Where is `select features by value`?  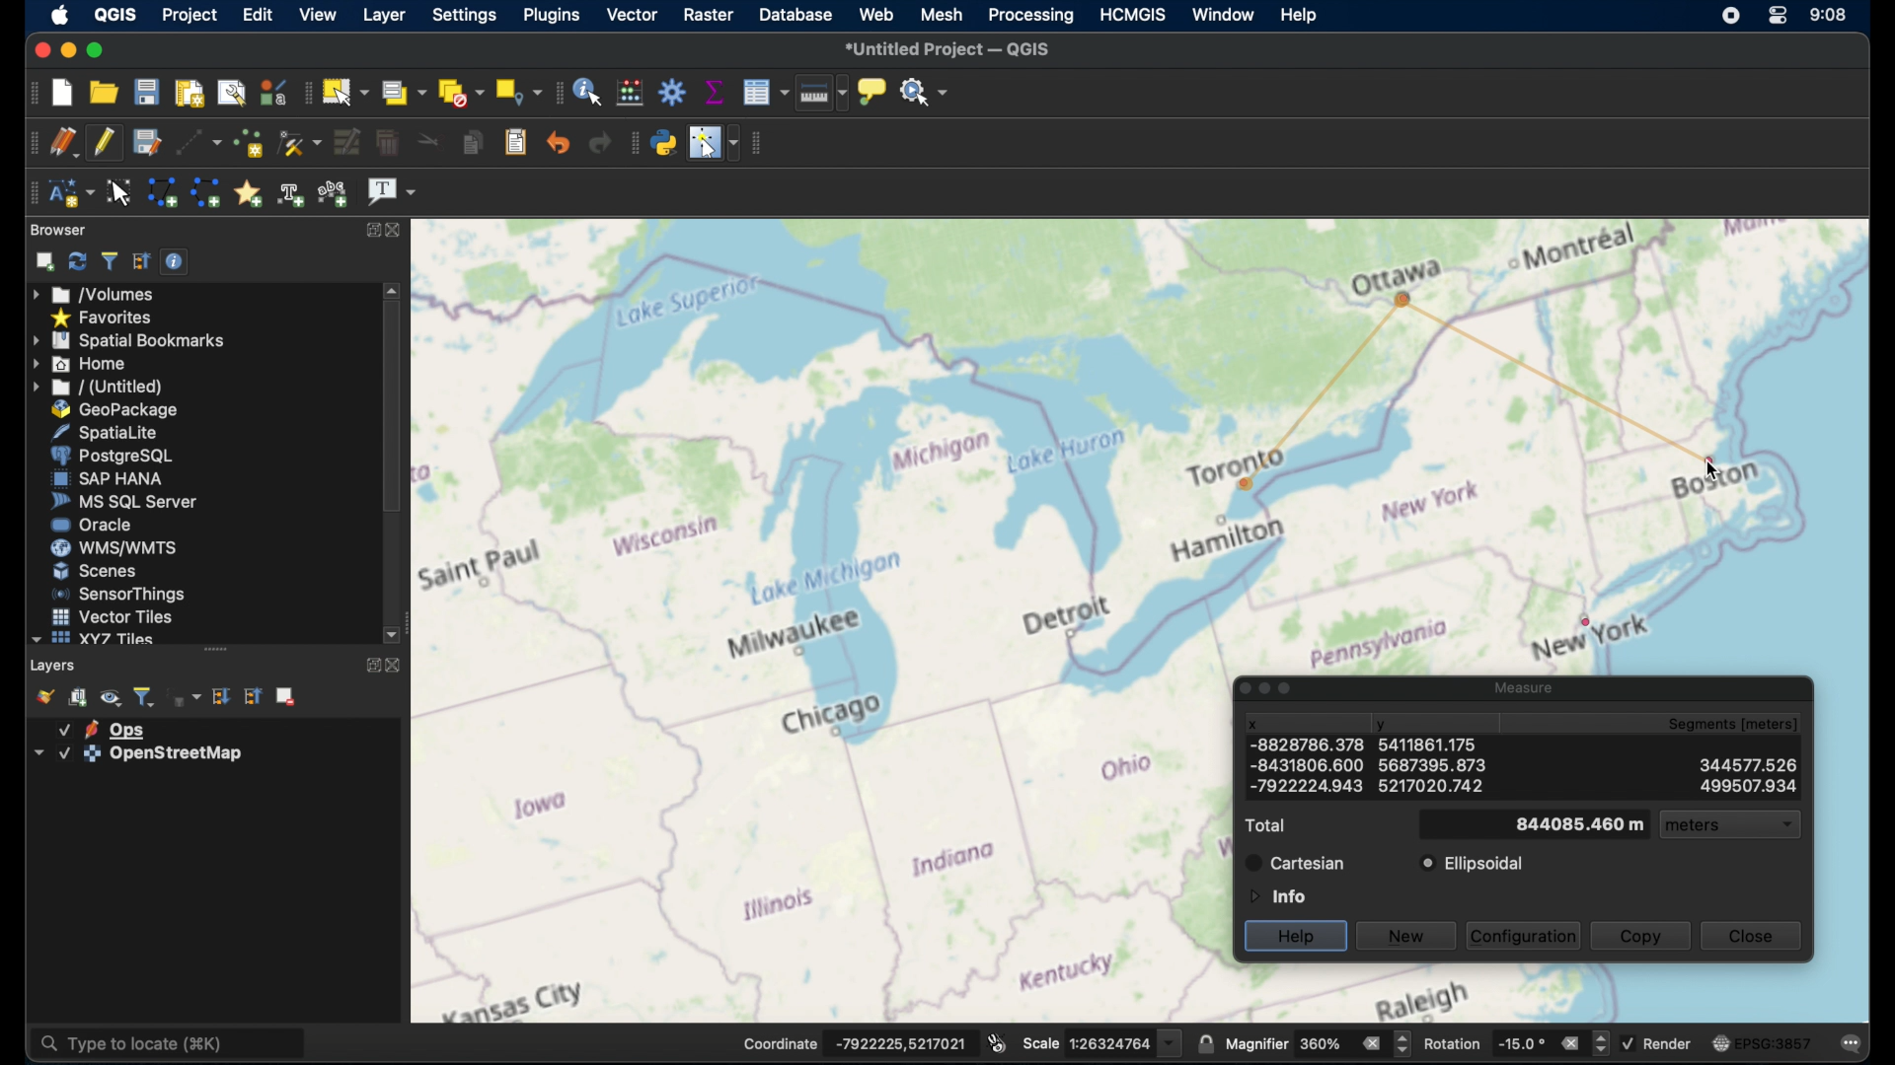
select features by value is located at coordinates (404, 92).